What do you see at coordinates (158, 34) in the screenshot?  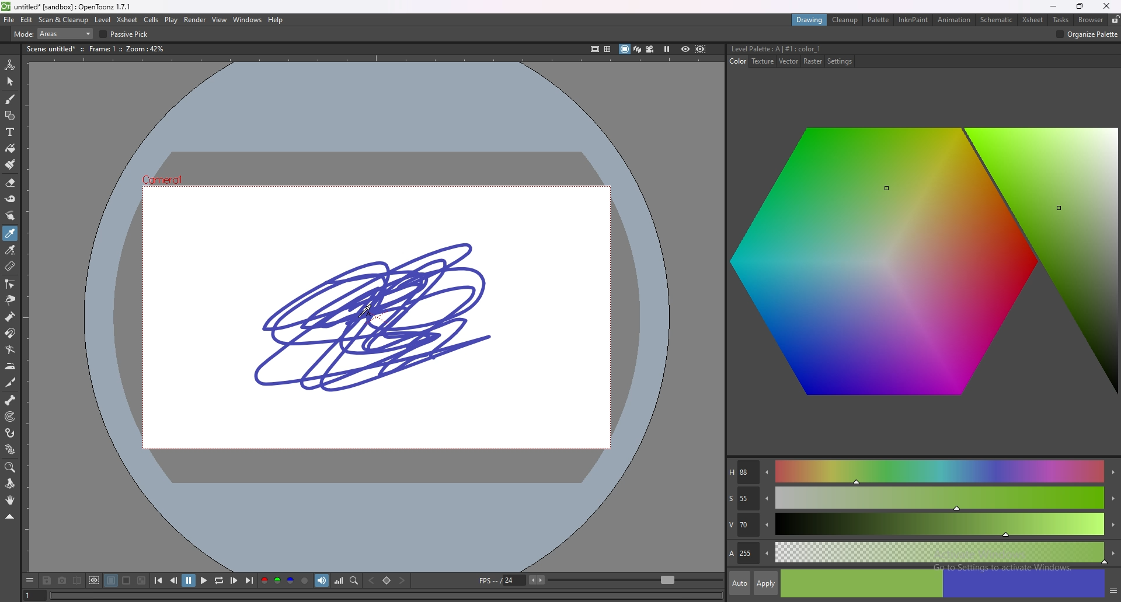 I see `mode` at bounding box center [158, 34].